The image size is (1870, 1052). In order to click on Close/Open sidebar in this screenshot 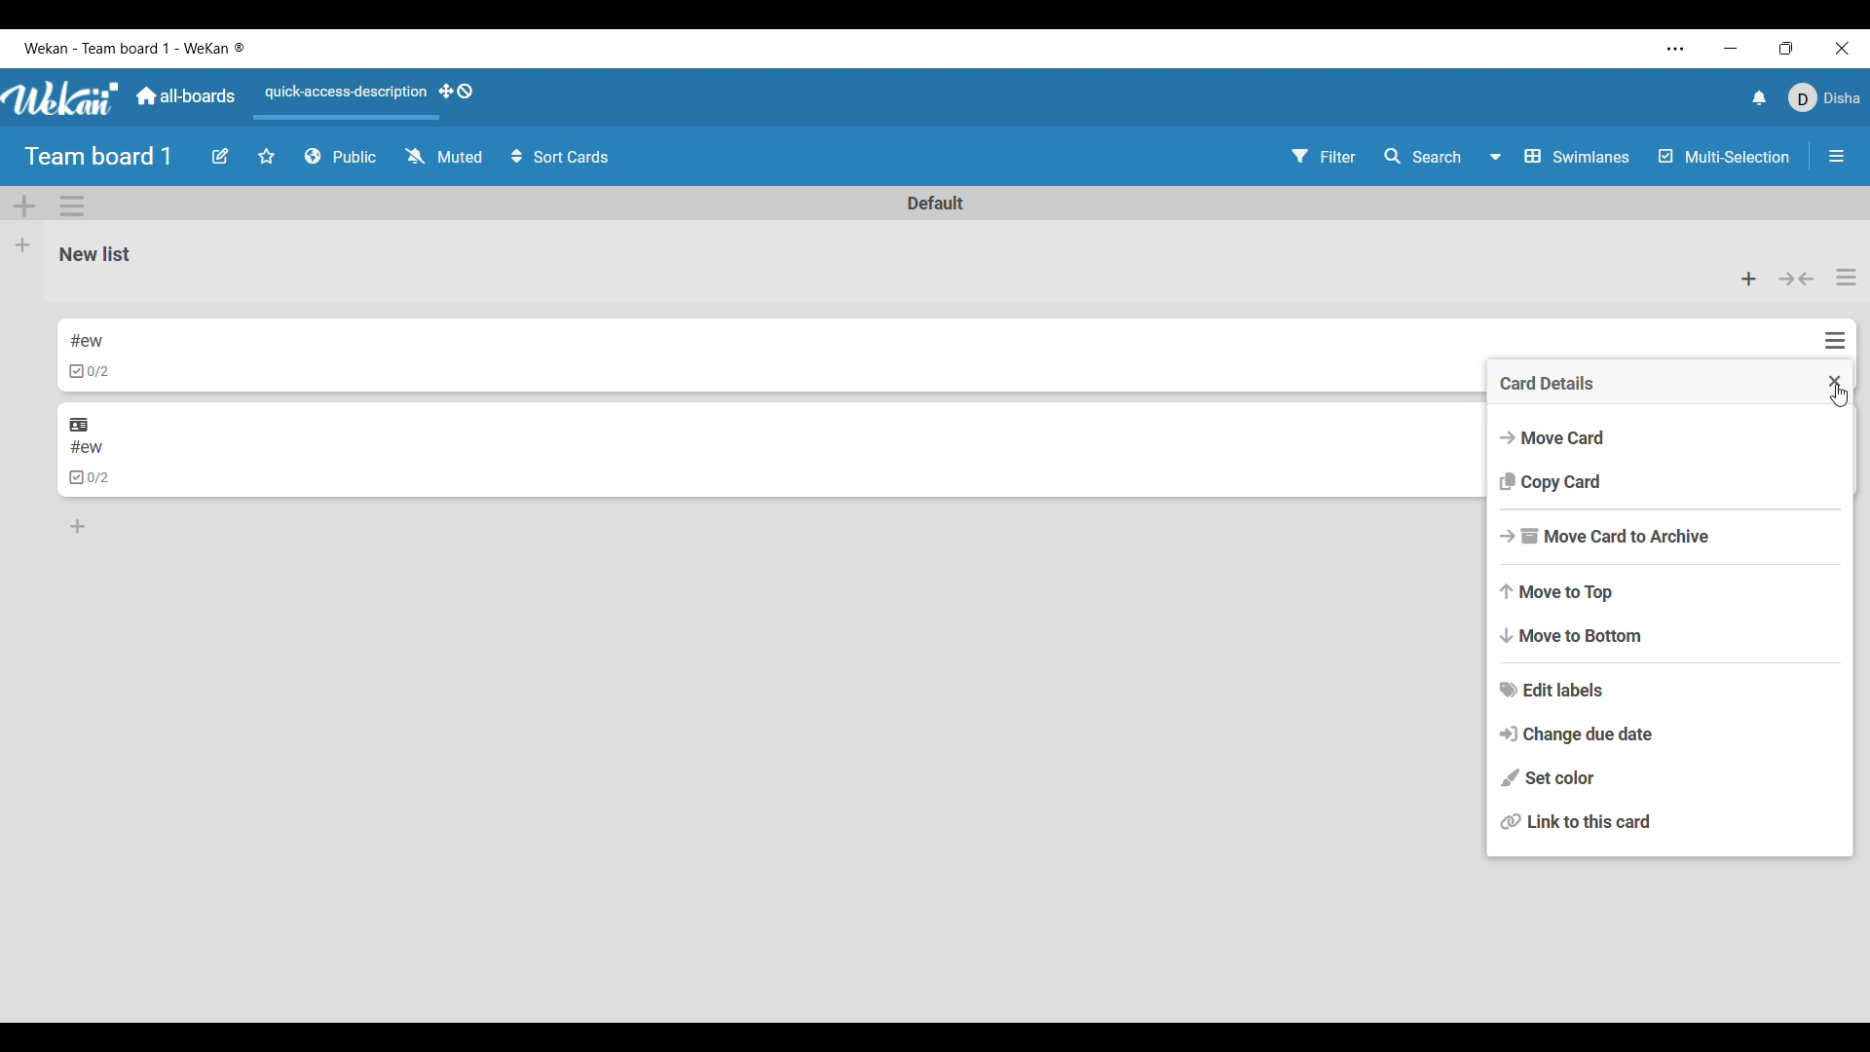, I will do `click(1837, 157)`.